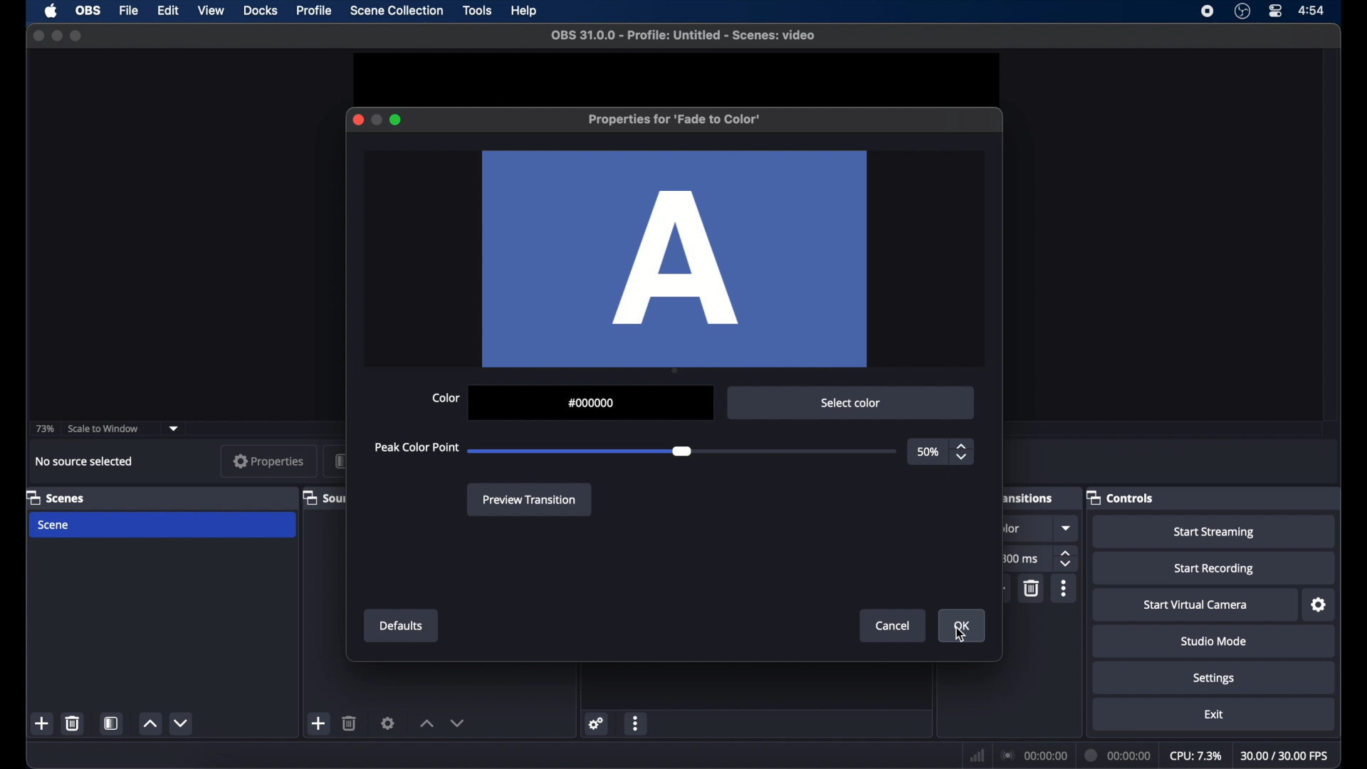 This screenshot has height=769, width=1367. Describe the element at coordinates (1032, 588) in the screenshot. I see `delete` at that location.